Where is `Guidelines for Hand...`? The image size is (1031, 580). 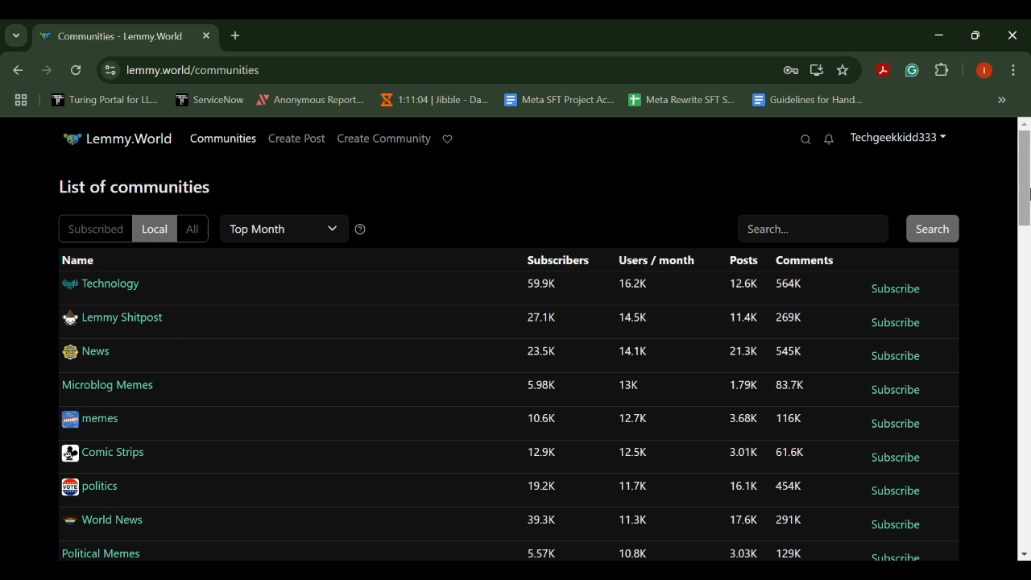
Guidelines for Hand... is located at coordinates (805, 100).